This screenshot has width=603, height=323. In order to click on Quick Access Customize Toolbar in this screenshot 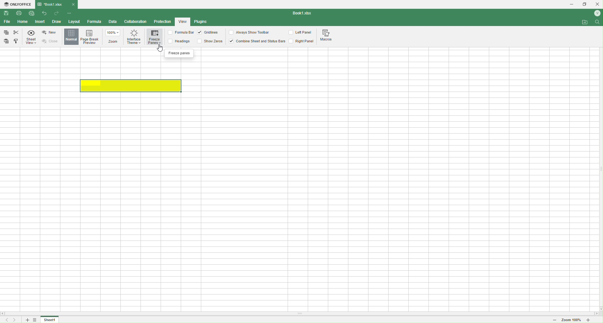, I will do `click(70, 14)`.